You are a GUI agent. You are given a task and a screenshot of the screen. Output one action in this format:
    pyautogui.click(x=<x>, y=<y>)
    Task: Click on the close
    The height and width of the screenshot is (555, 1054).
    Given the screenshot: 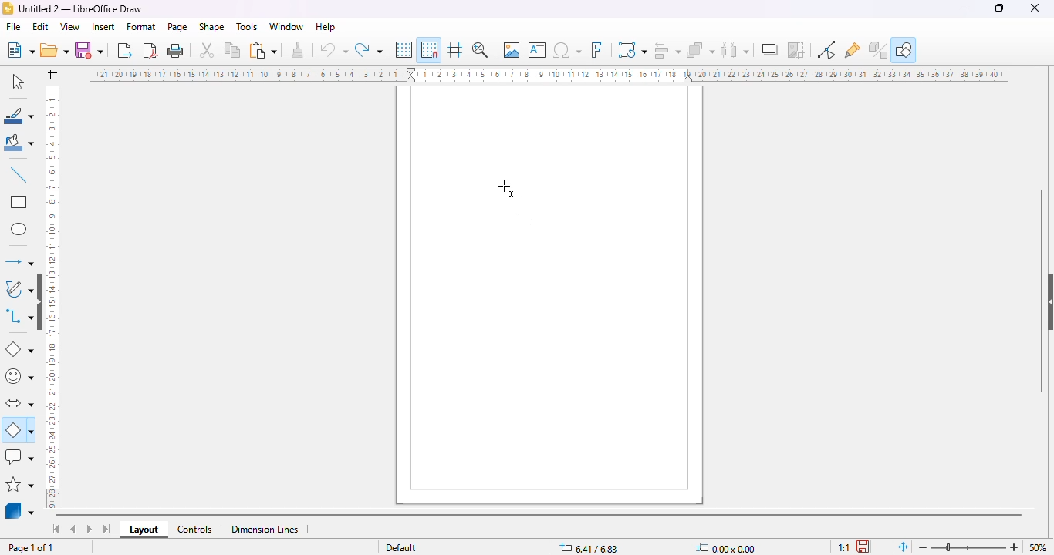 What is the action you would take?
    pyautogui.click(x=1035, y=8)
    